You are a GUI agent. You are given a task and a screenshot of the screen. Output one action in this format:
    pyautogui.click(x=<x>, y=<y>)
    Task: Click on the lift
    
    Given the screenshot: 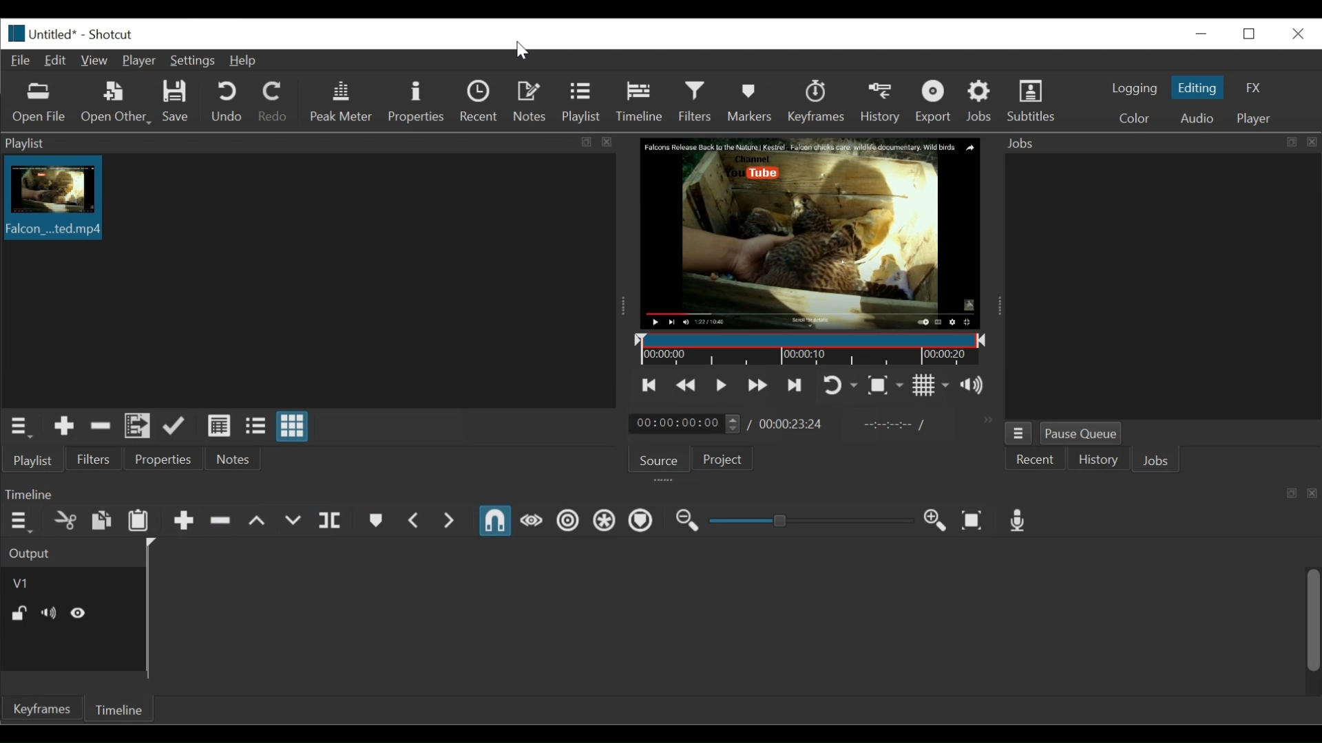 What is the action you would take?
    pyautogui.click(x=257, y=522)
    